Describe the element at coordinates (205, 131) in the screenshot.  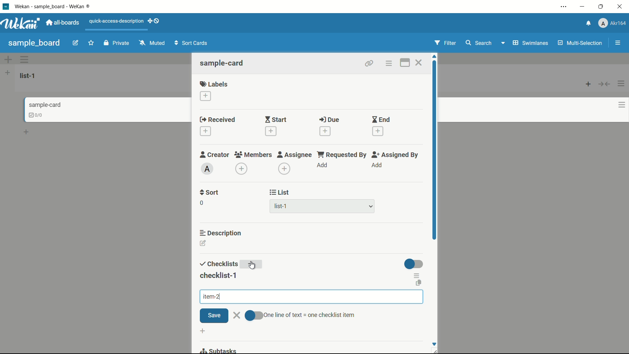
I see `add date` at that location.